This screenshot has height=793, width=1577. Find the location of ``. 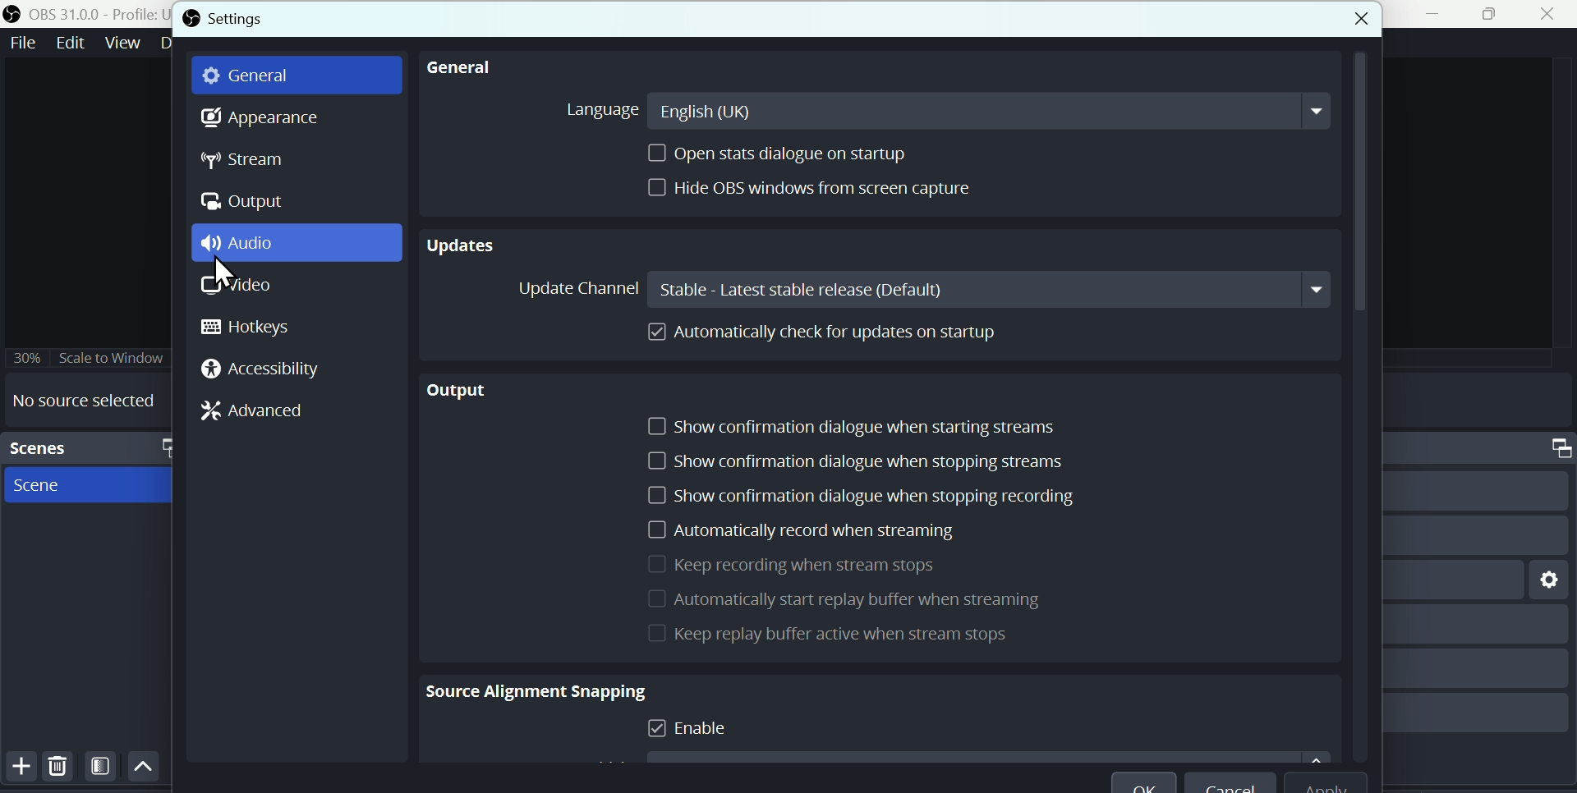

 is located at coordinates (18, 768).